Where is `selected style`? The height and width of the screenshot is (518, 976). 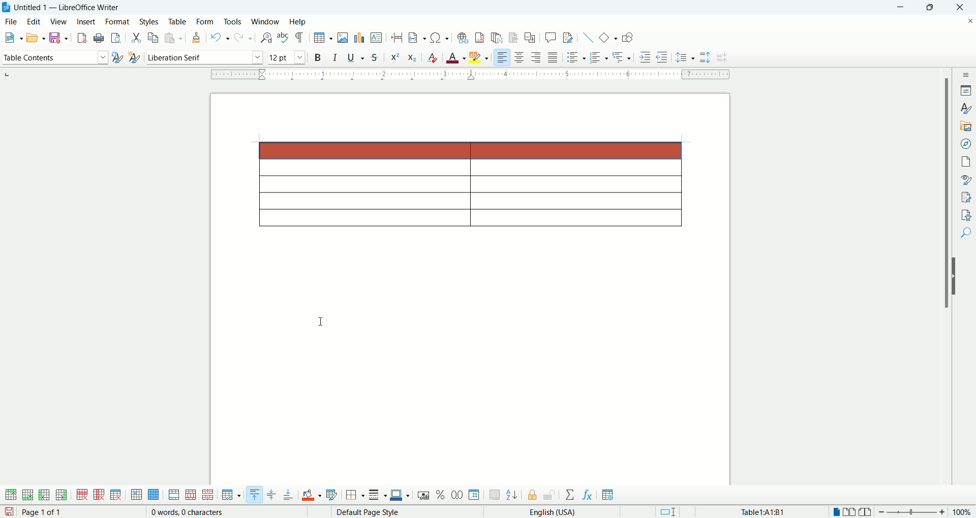
selected style is located at coordinates (117, 58).